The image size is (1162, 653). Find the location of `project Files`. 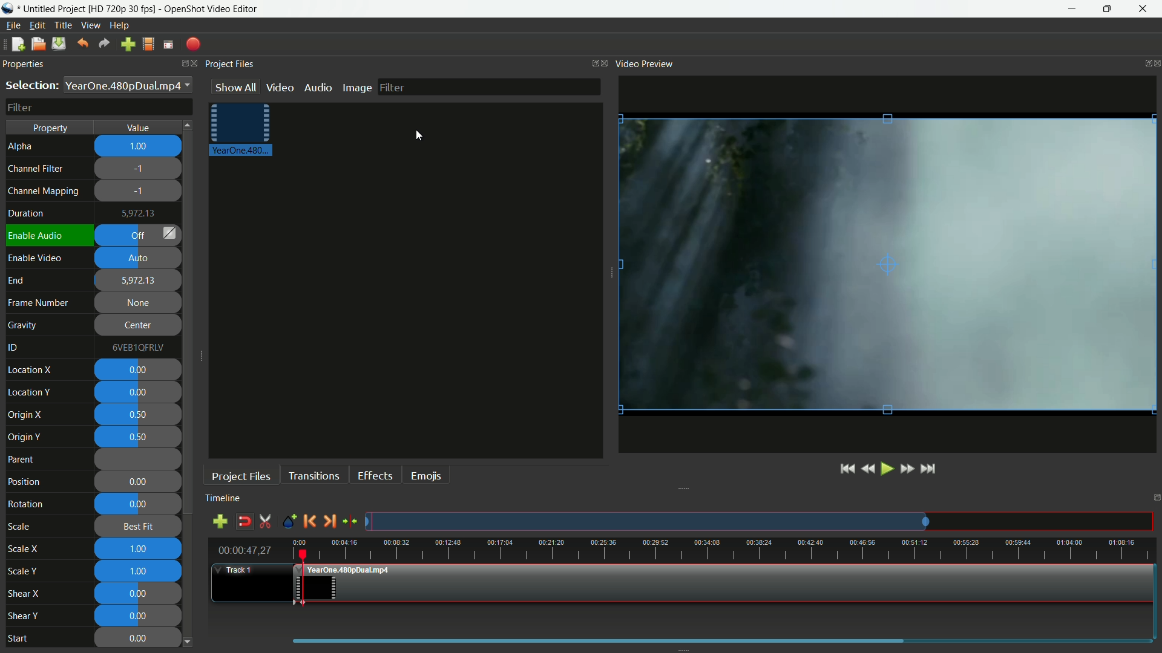

project Files is located at coordinates (228, 65).